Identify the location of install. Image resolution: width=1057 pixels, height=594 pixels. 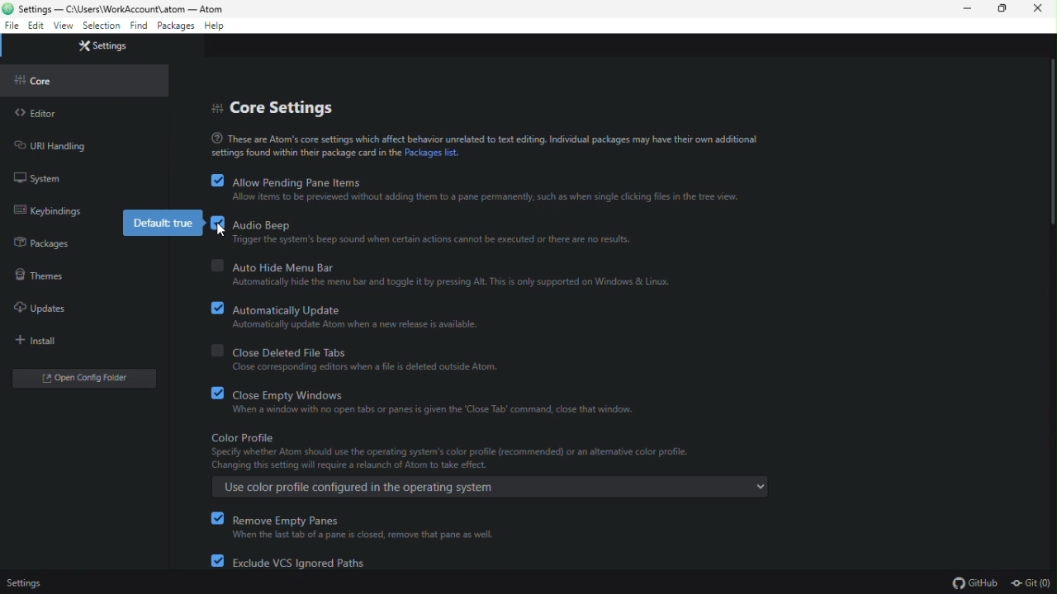
(39, 342).